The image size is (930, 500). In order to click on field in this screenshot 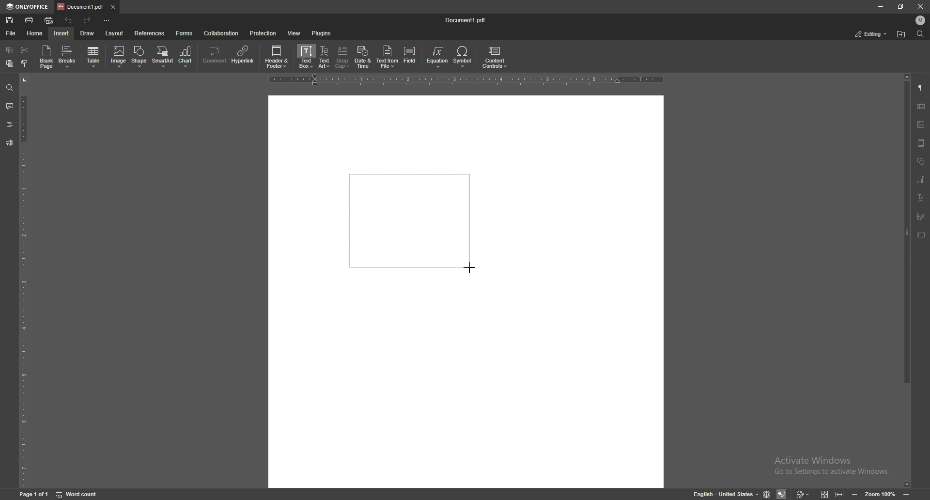, I will do `click(411, 57)`.